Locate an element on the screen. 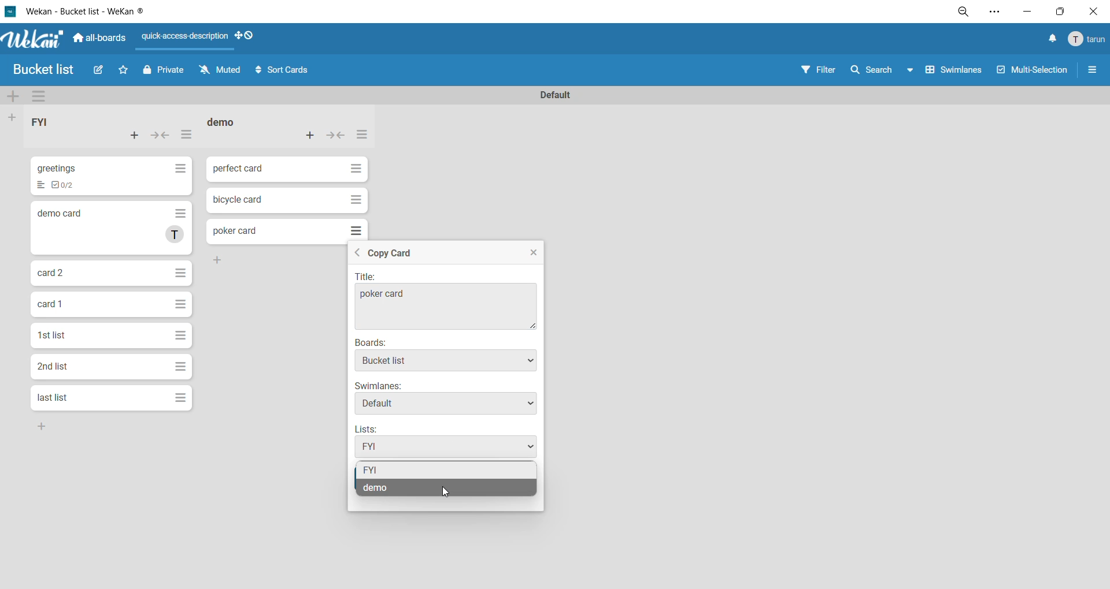  minimize is located at coordinates (1024, 12).